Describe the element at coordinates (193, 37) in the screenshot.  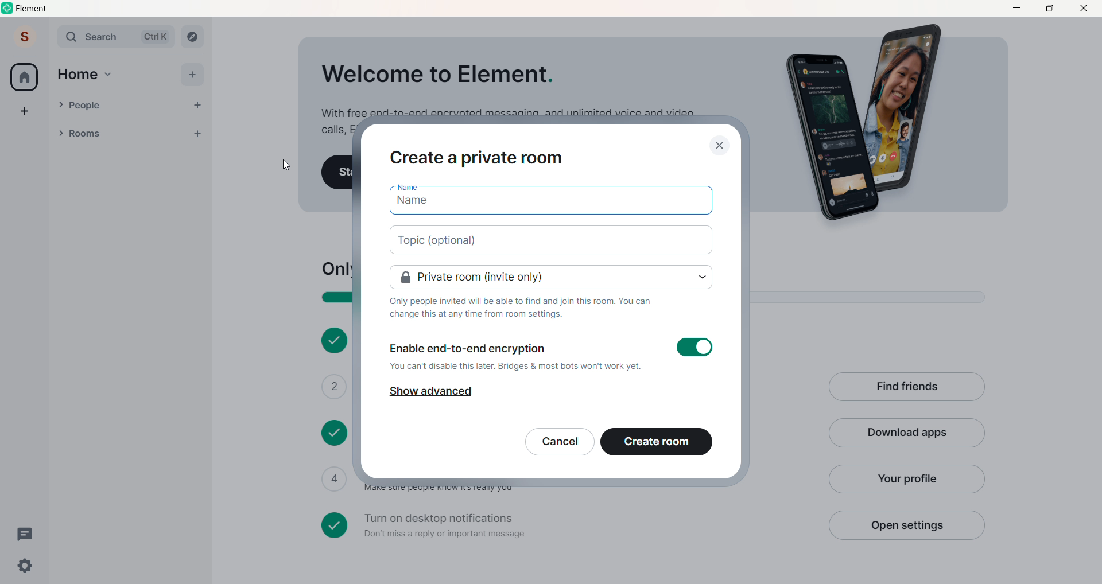
I see `Explore Rooms` at that location.